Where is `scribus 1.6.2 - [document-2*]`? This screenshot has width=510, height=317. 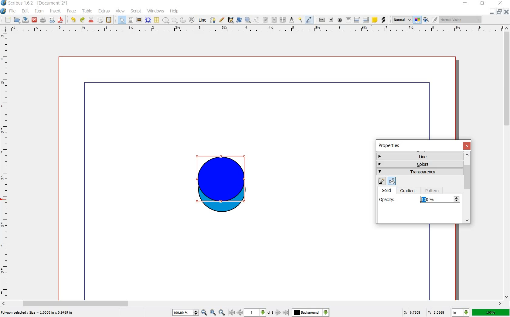
scribus 1.6.2 - [document-2*] is located at coordinates (39, 3).